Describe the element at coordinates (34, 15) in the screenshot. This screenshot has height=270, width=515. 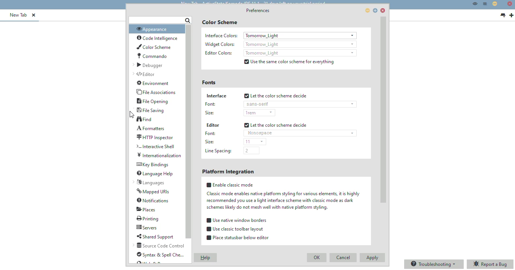
I see `close tab` at that location.